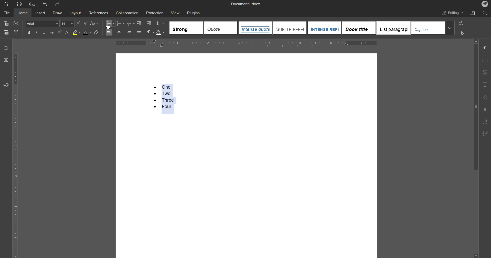  Describe the element at coordinates (359, 27) in the screenshot. I see `Book Title` at that location.